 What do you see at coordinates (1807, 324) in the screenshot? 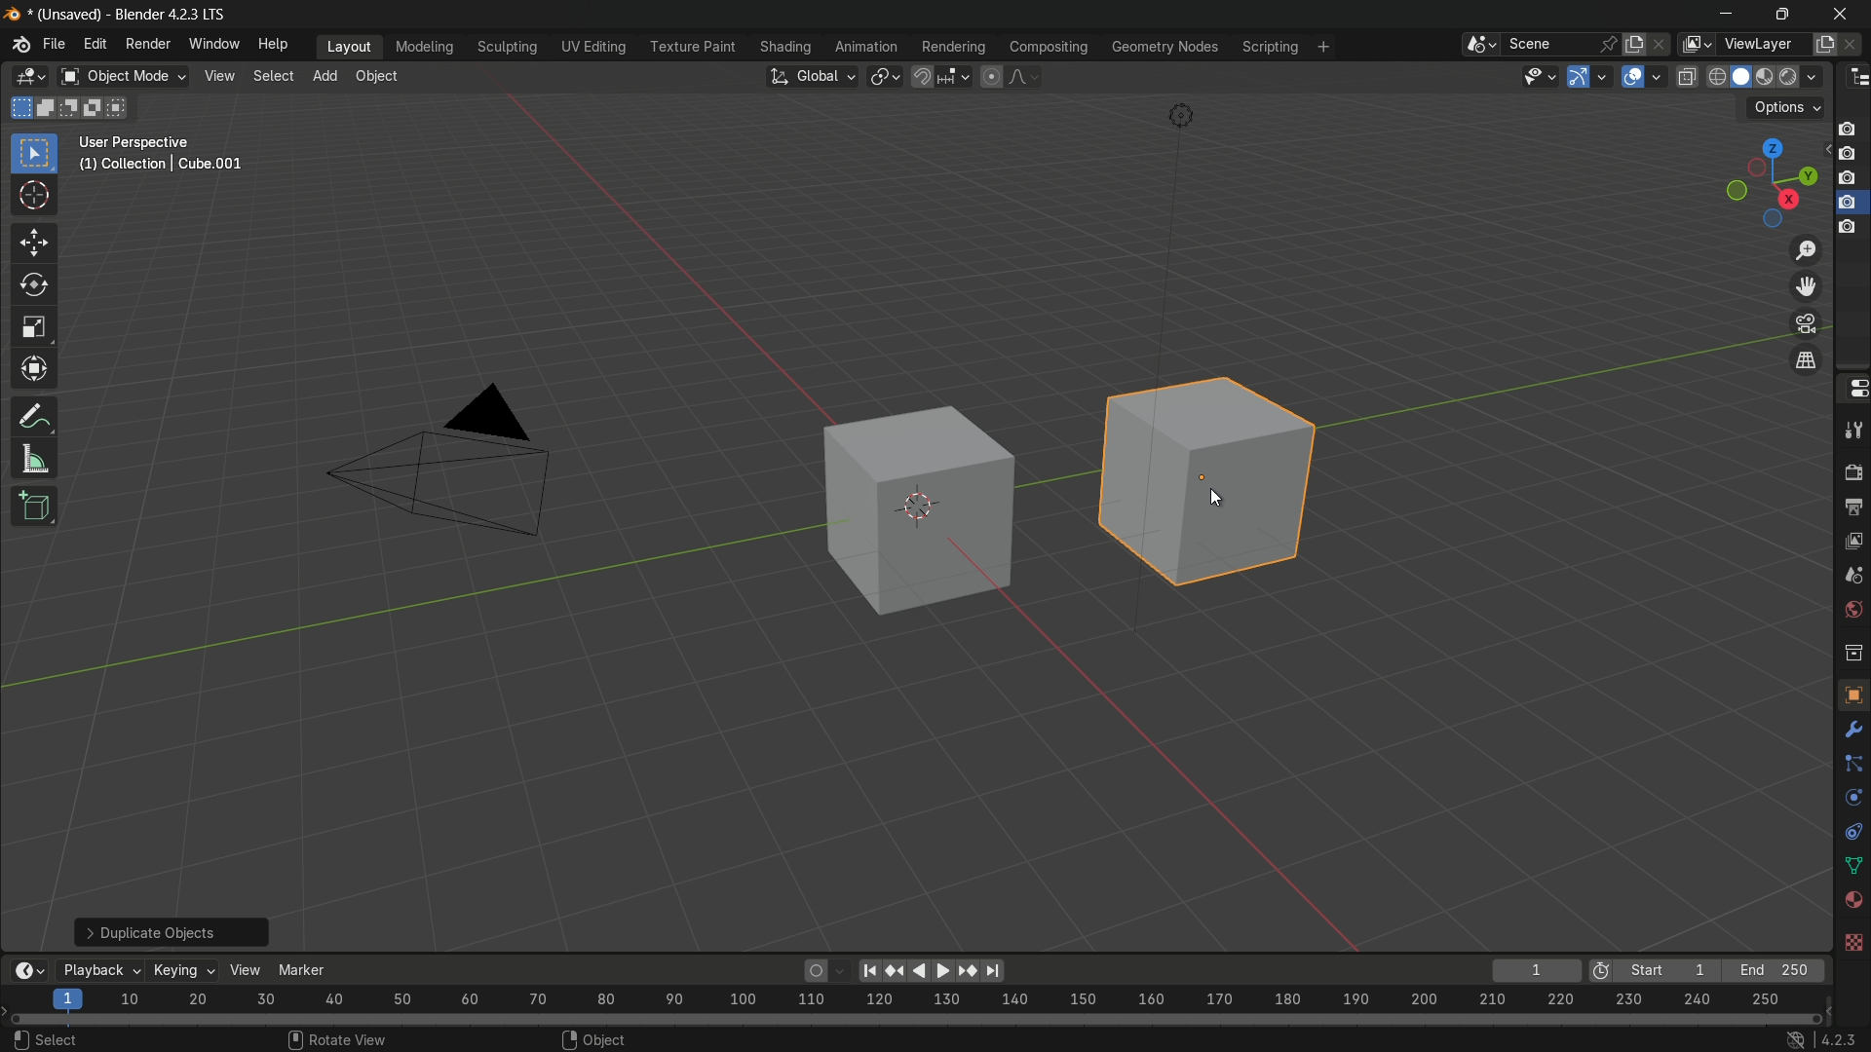
I see `toggle camera view` at bounding box center [1807, 324].